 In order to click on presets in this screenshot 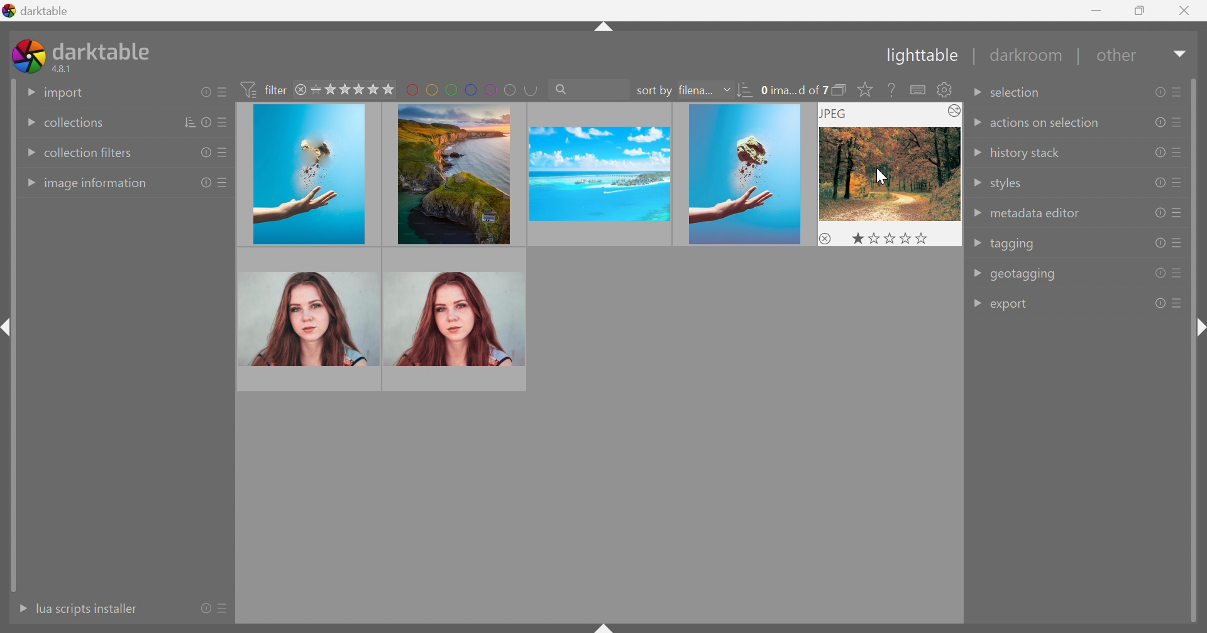, I will do `click(1181, 273)`.